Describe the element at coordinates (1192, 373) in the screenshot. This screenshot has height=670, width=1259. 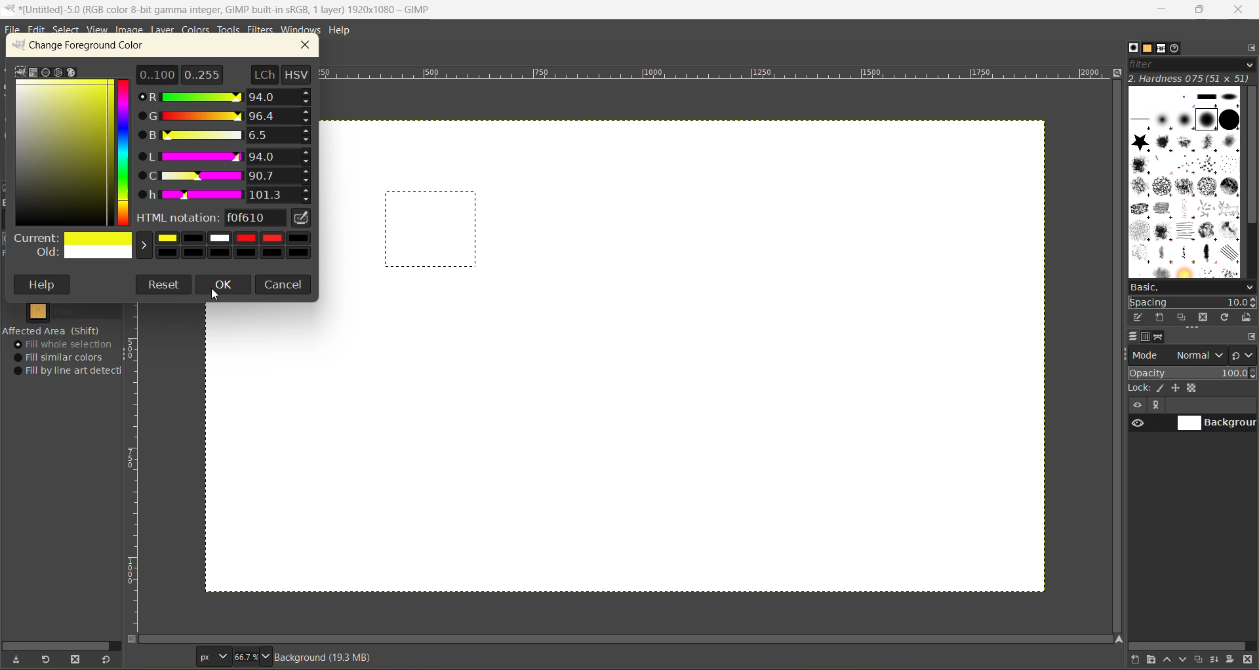
I see `opacity` at that location.